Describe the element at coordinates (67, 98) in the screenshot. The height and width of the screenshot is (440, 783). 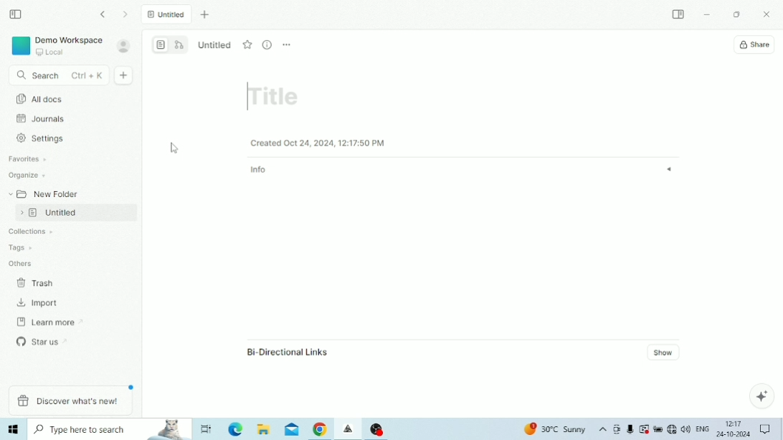
I see `All docs` at that location.